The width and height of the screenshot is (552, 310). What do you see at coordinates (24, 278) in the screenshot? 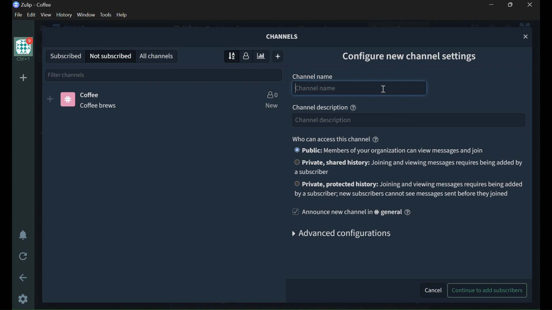
I see `GO BACK` at bounding box center [24, 278].